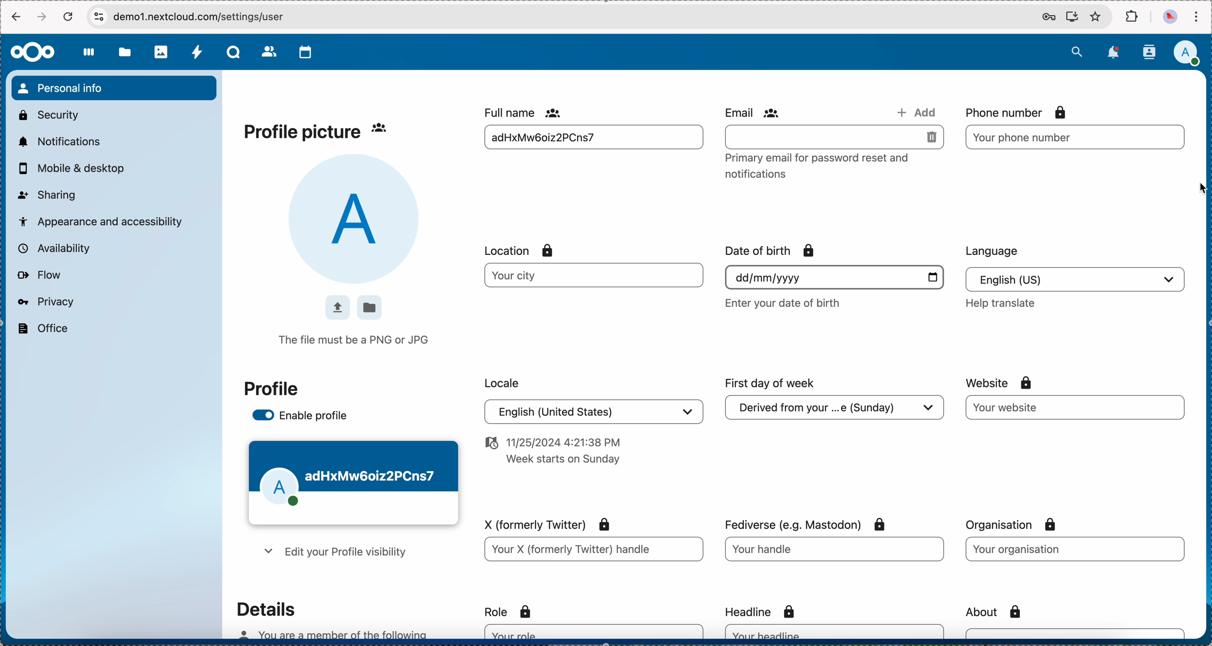 Image resolution: width=1212 pixels, height=646 pixels. I want to click on mobile and desktop, so click(76, 169).